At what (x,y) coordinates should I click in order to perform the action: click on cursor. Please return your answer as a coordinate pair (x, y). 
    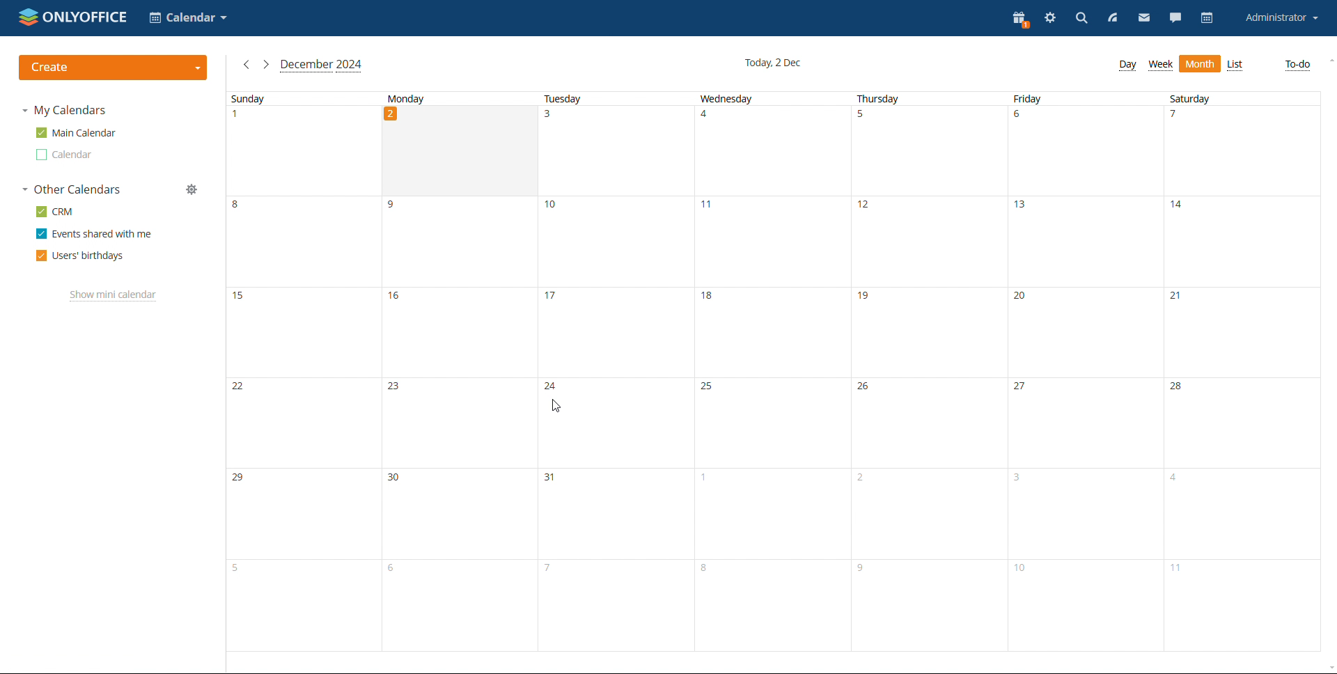
    Looking at the image, I should click on (556, 407).